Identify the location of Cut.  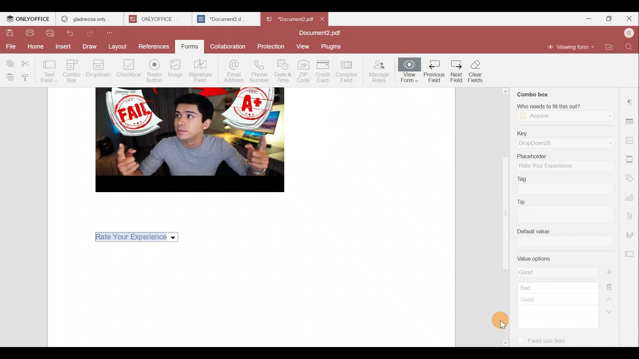
(31, 62).